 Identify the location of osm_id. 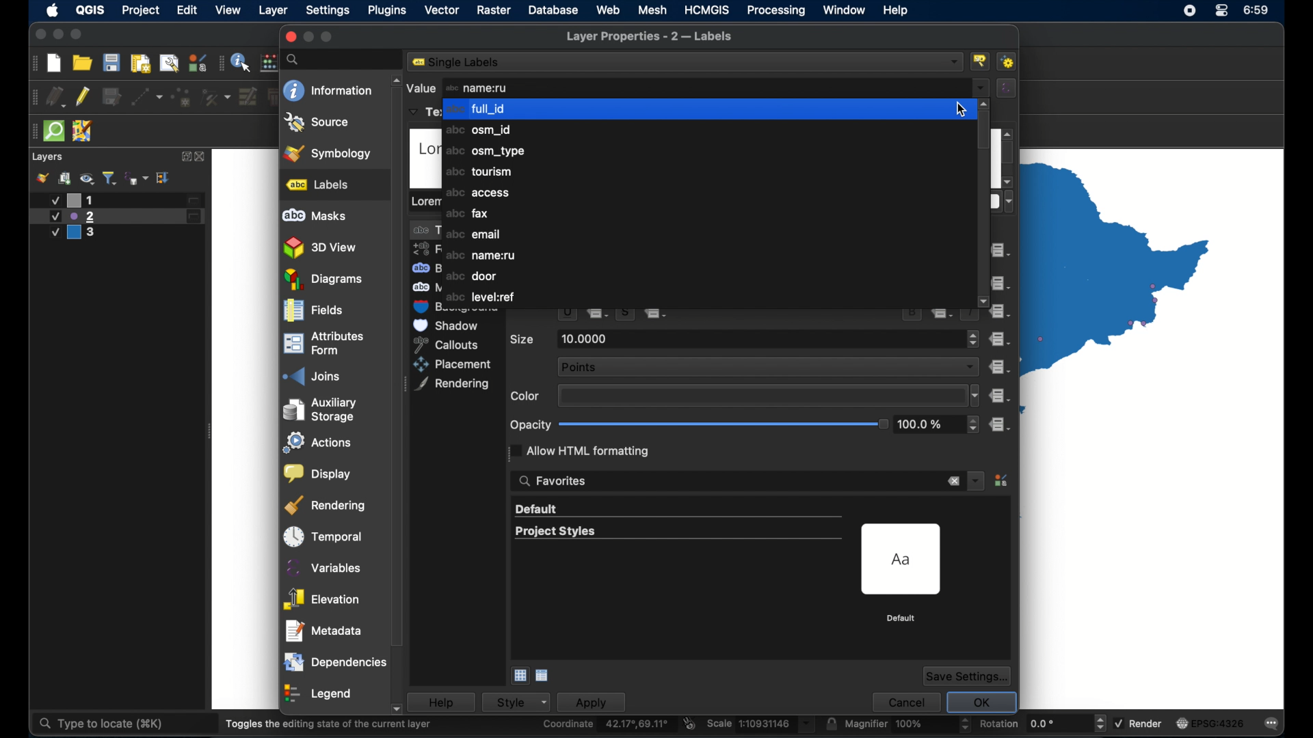
(482, 131).